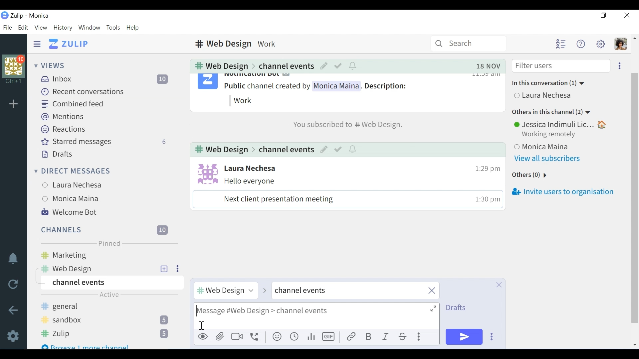  What do you see at coordinates (343, 192) in the screenshot?
I see `Messages` at bounding box center [343, 192].